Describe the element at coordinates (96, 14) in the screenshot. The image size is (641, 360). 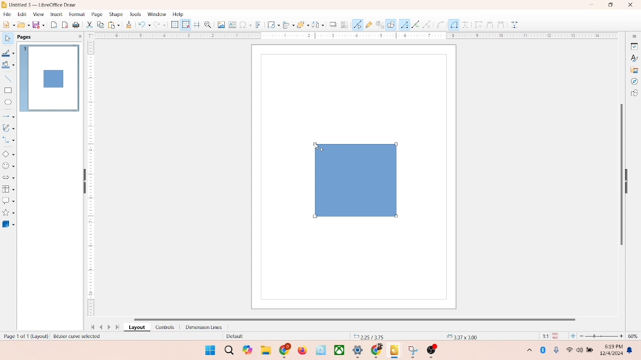
I see `page` at that location.